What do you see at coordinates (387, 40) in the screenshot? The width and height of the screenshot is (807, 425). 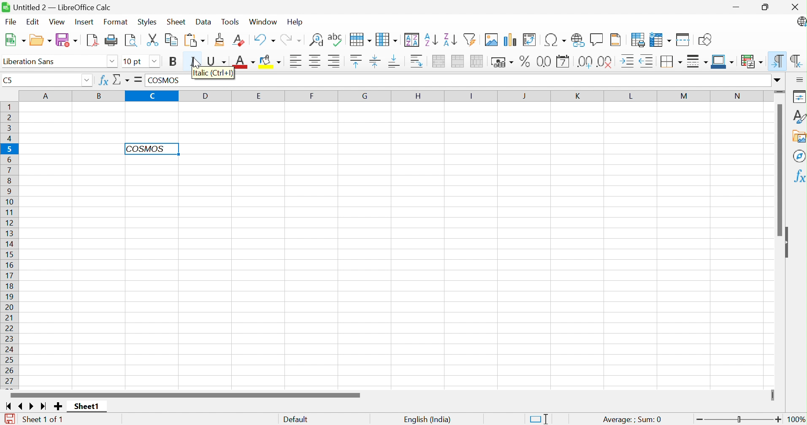 I see `Column` at bounding box center [387, 40].